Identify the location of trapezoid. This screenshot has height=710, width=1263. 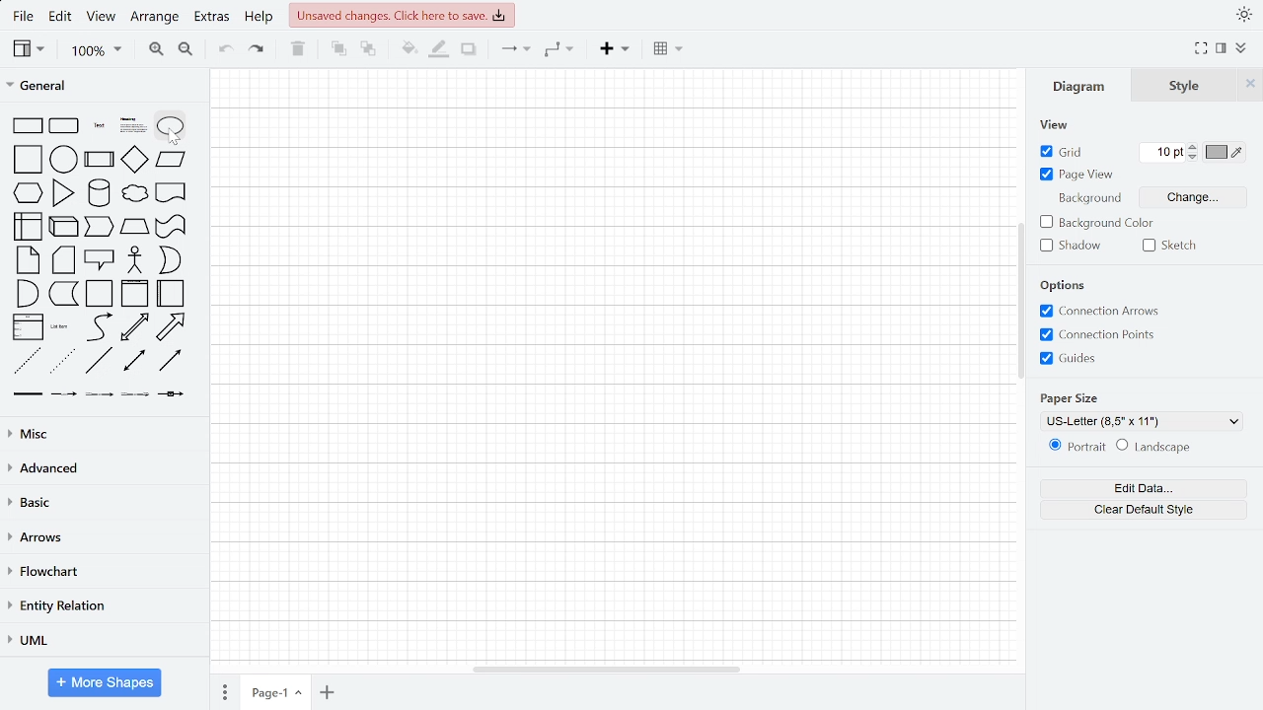
(135, 227).